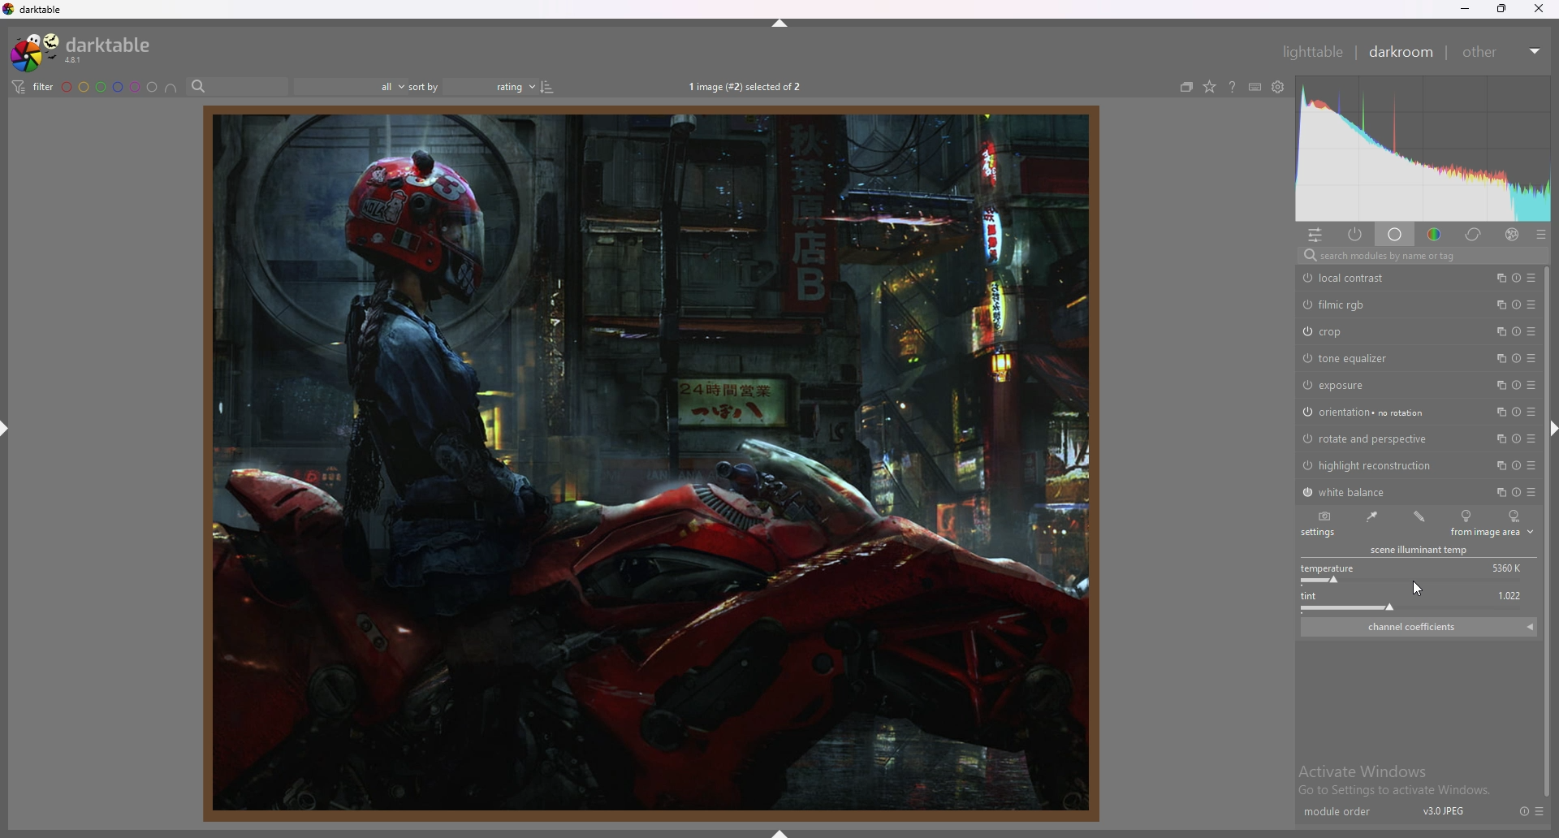 Image resolution: width=1559 pixels, height=838 pixels. I want to click on exposure, so click(1359, 385).